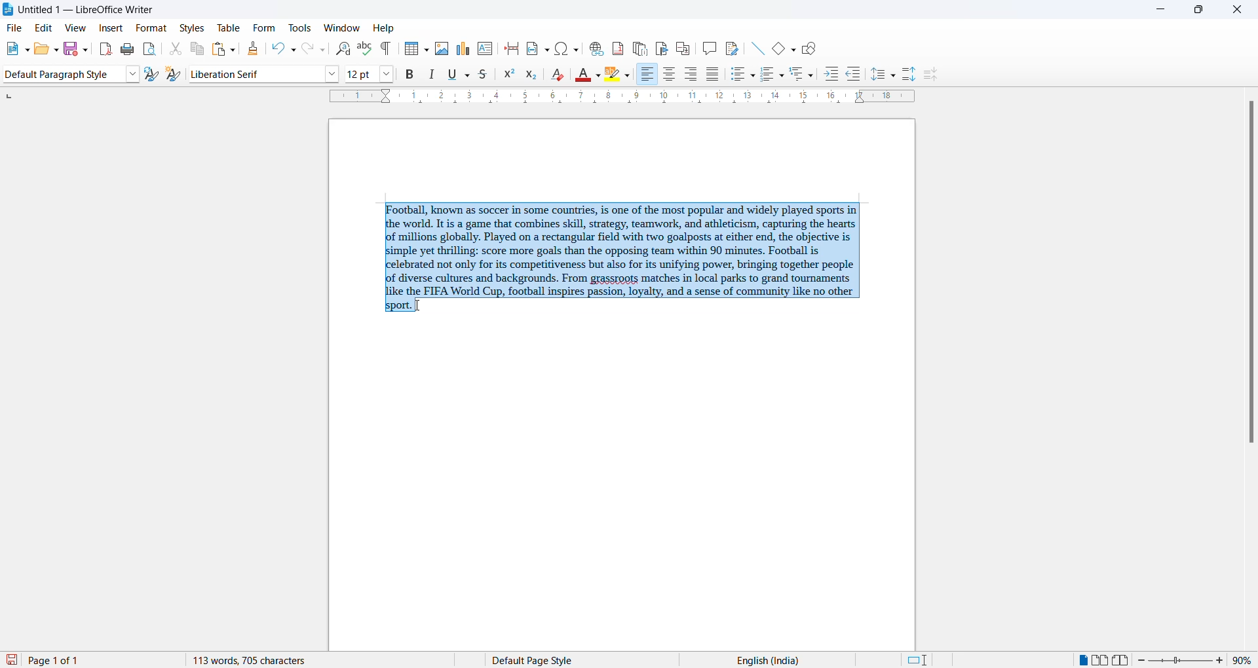  Describe the element at coordinates (812, 50) in the screenshot. I see `show draw functions` at that location.